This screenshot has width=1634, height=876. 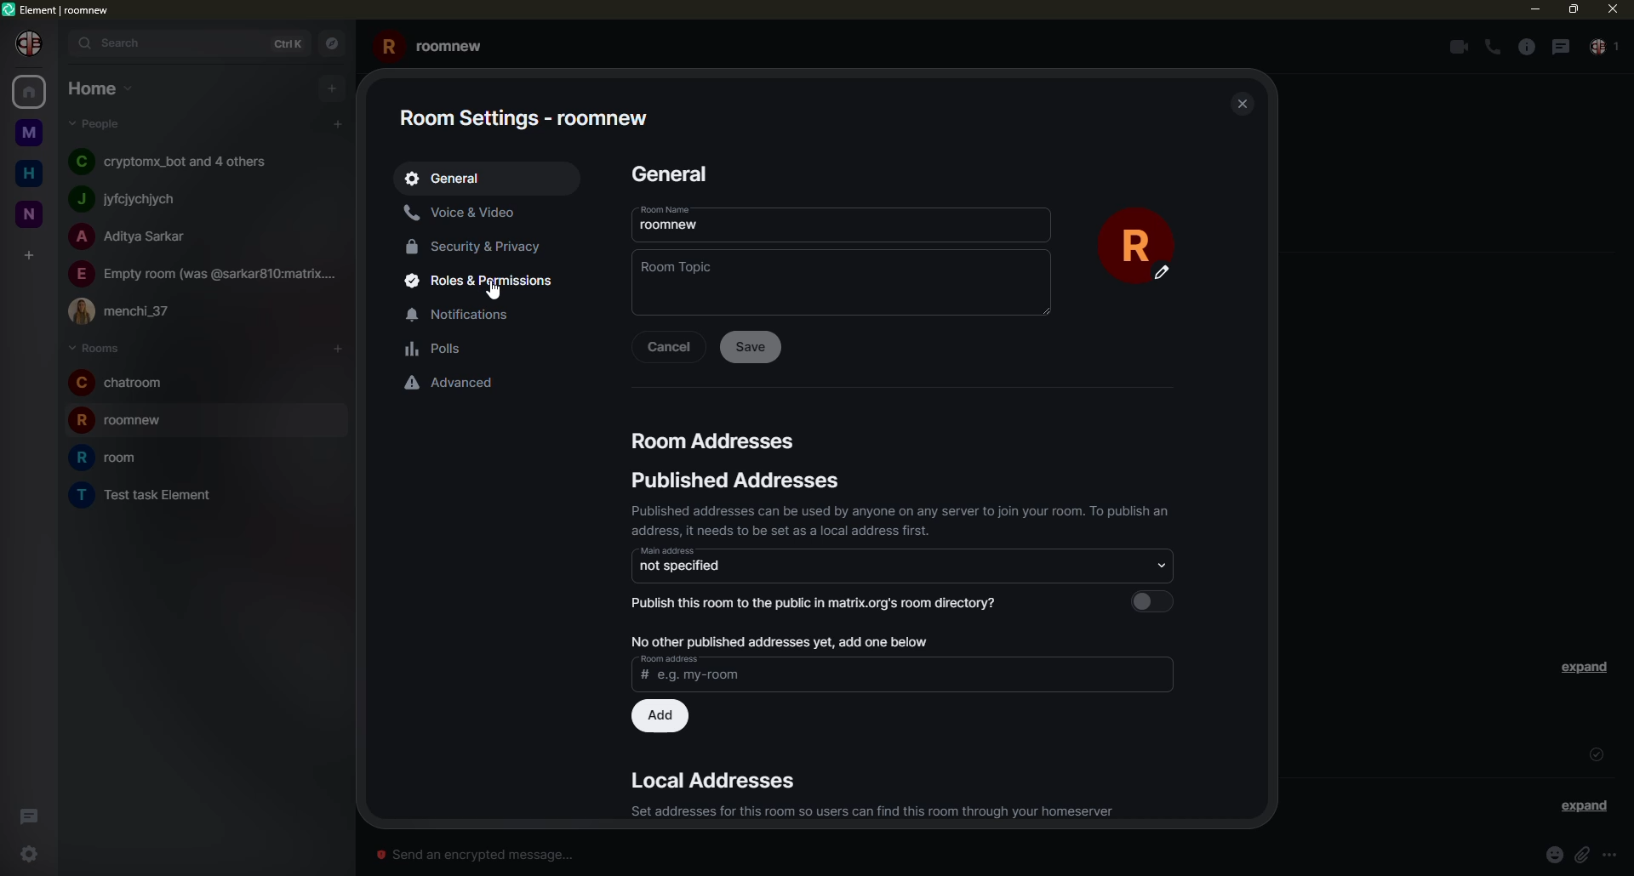 I want to click on notifications, so click(x=468, y=314).